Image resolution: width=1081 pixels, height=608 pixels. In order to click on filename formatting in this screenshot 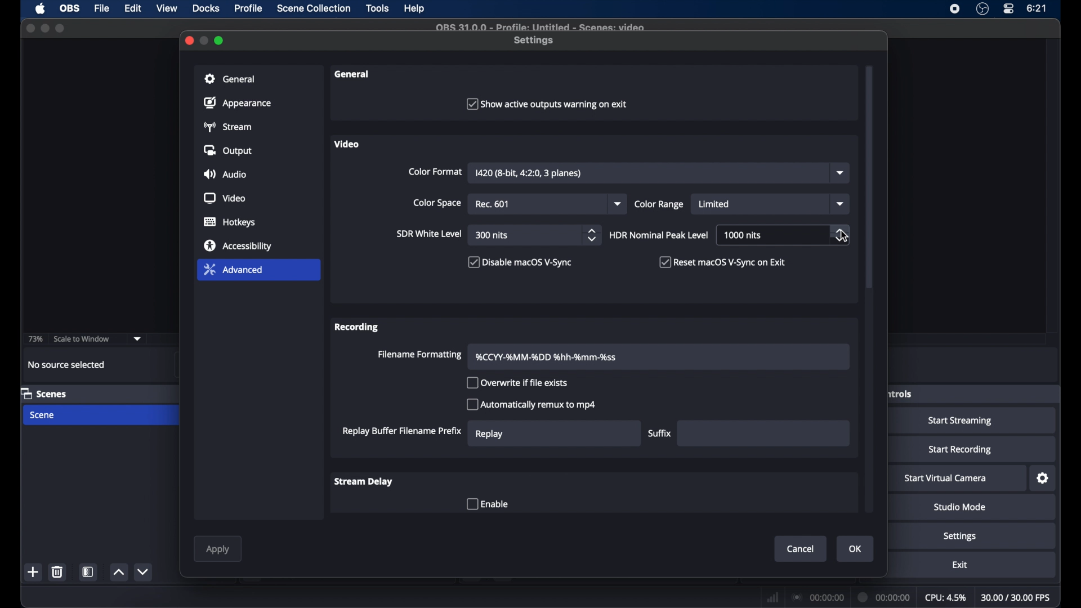, I will do `click(420, 355)`.